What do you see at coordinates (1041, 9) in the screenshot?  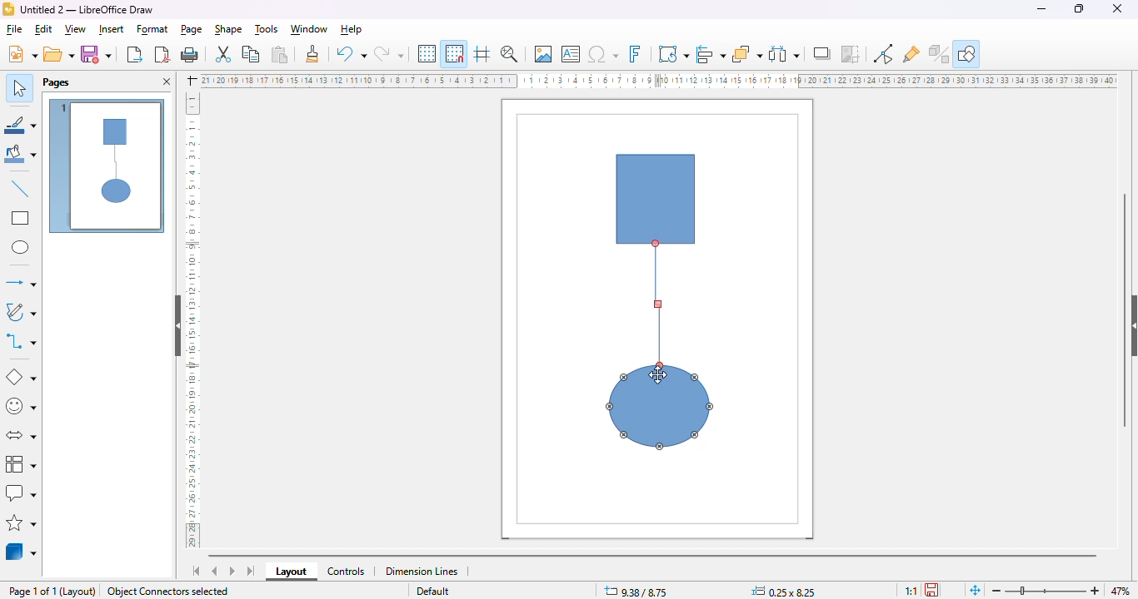 I see `minimize` at bounding box center [1041, 9].